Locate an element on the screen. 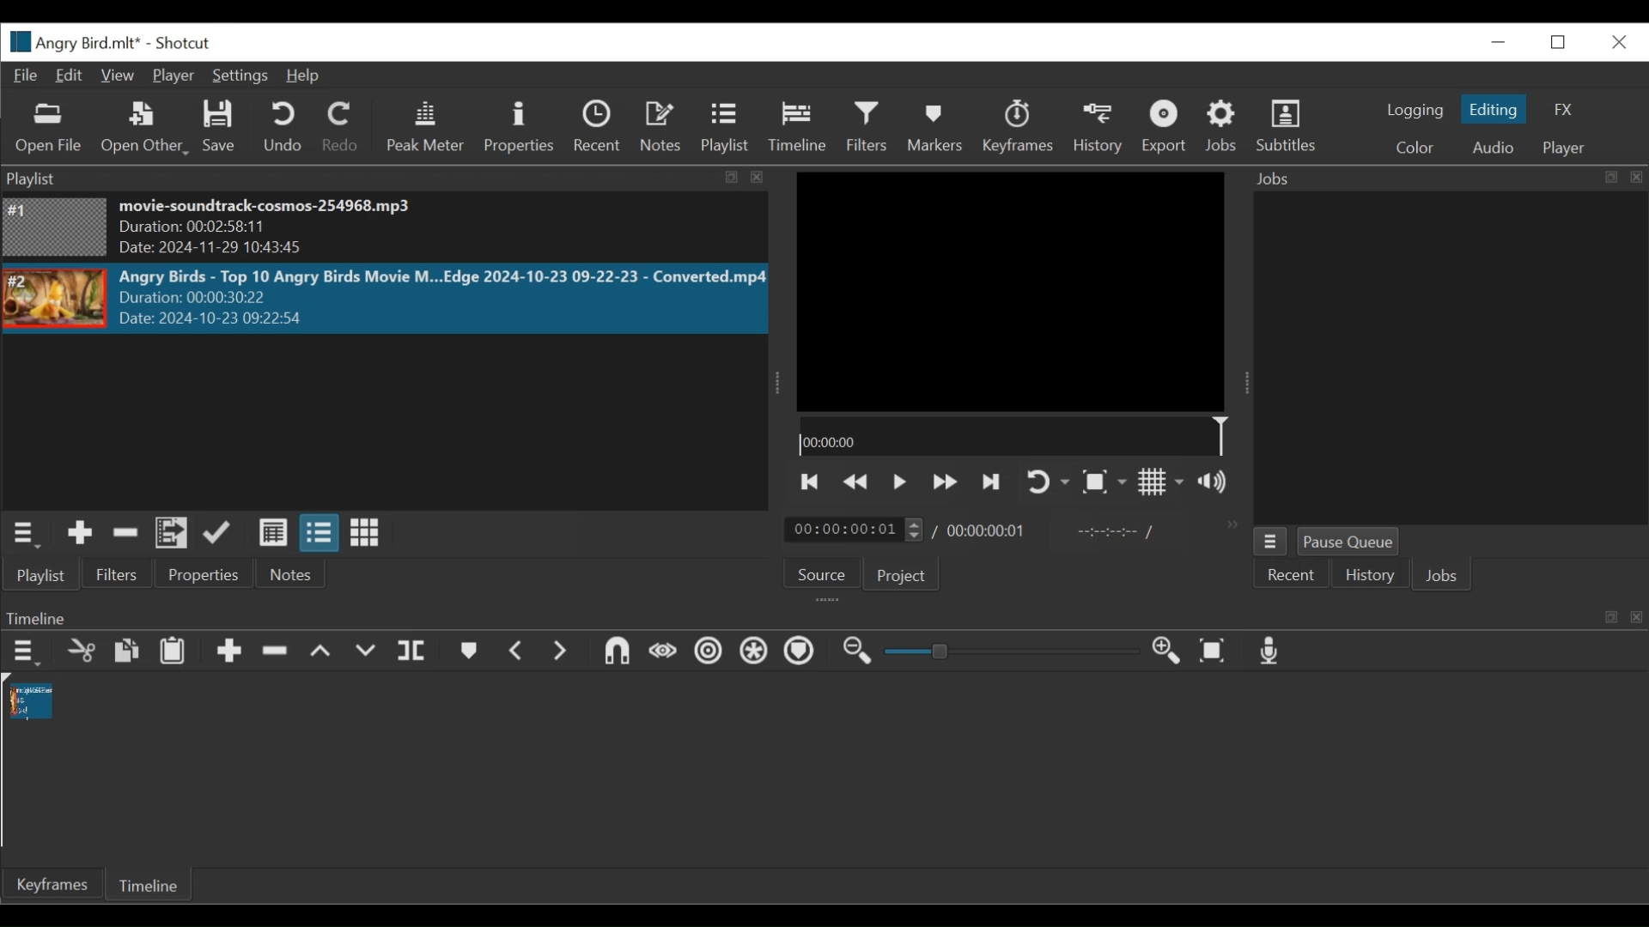 This screenshot has height=927, width=1649. Settings is located at coordinates (238, 76).